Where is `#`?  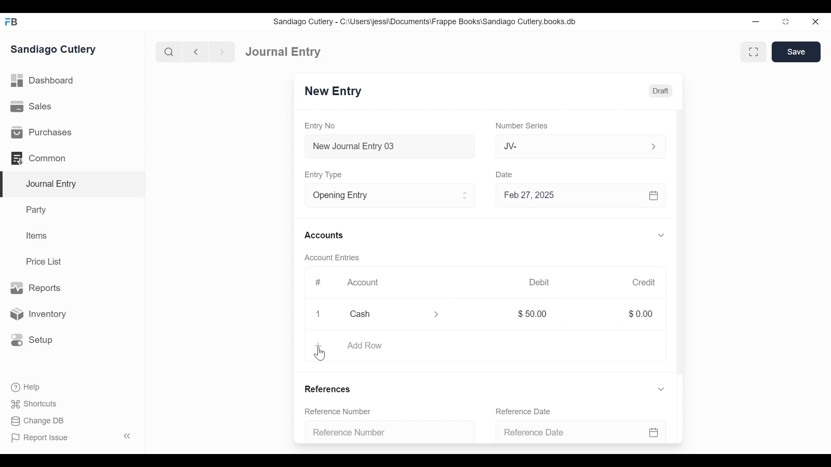
# is located at coordinates (319, 282).